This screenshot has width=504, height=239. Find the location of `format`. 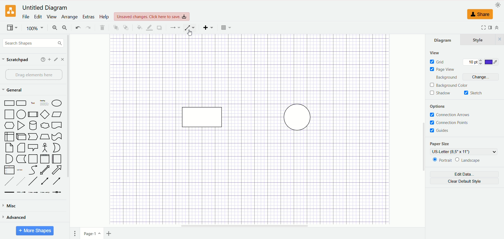

format is located at coordinates (491, 28).